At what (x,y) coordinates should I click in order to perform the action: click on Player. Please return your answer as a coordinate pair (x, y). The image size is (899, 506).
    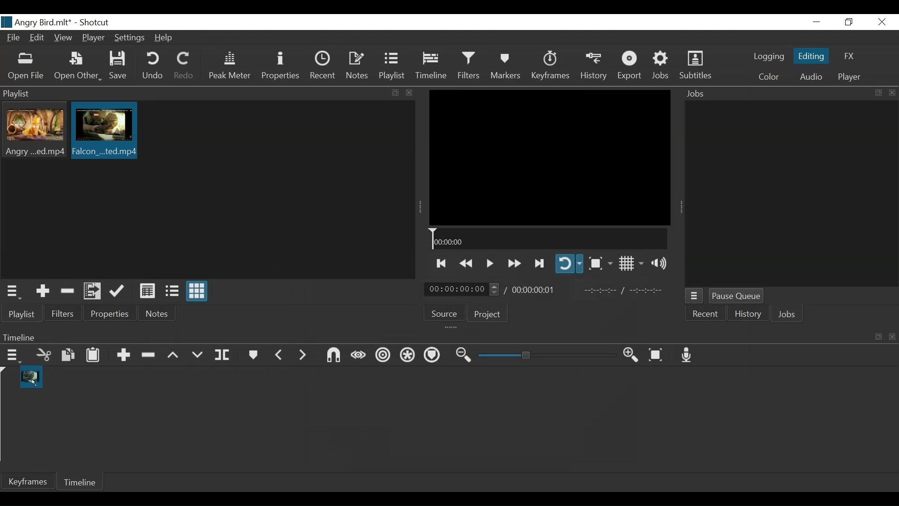
    Looking at the image, I should click on (849, 77).